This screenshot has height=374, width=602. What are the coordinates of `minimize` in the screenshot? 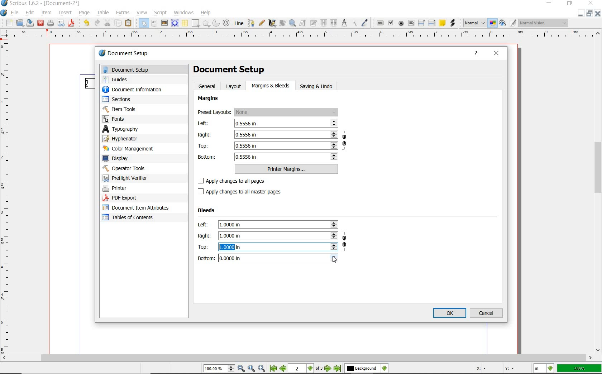 It's located at (548, 3).